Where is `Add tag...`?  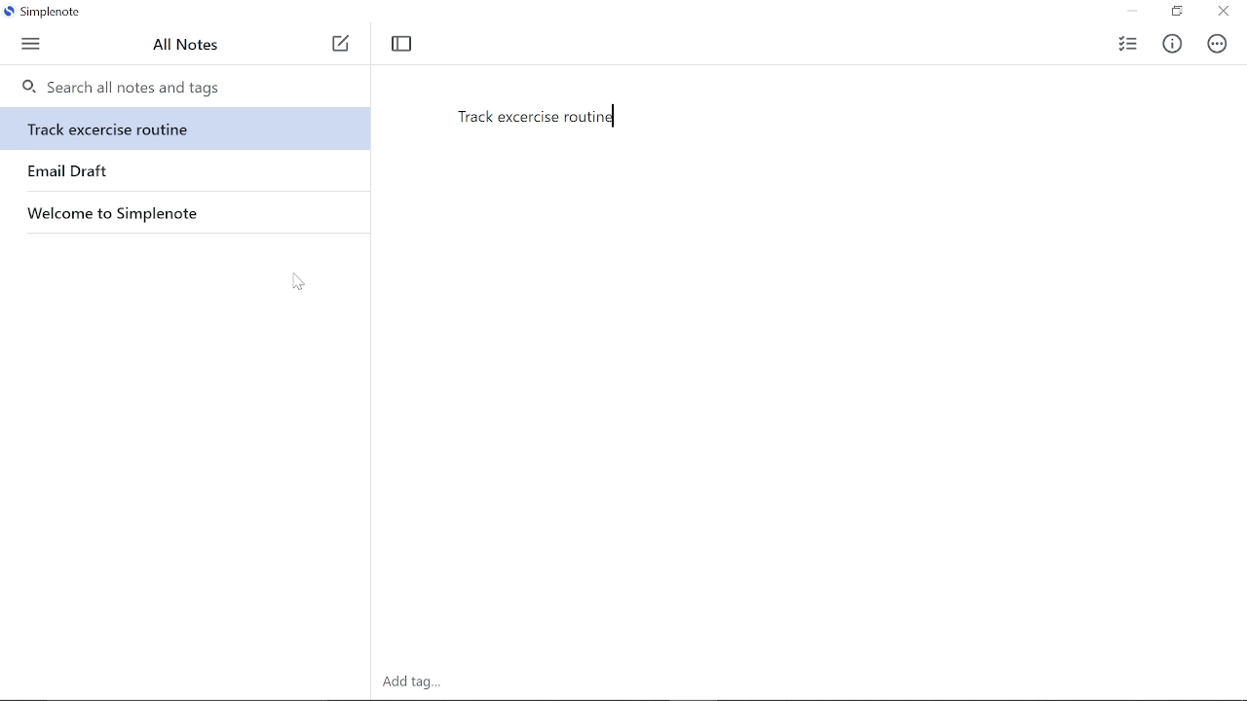 Add tag... is located at coordinates (412, 683).